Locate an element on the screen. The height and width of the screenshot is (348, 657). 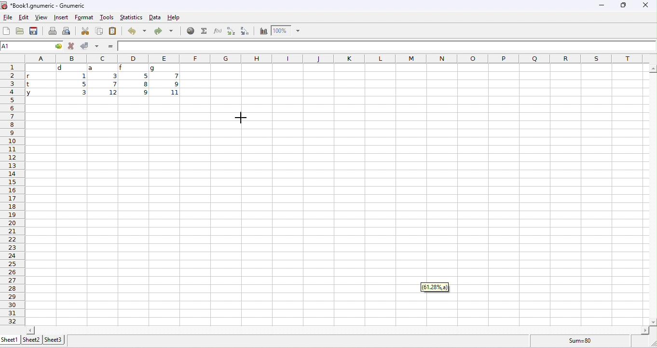
save is located at coordinates (34, 30).